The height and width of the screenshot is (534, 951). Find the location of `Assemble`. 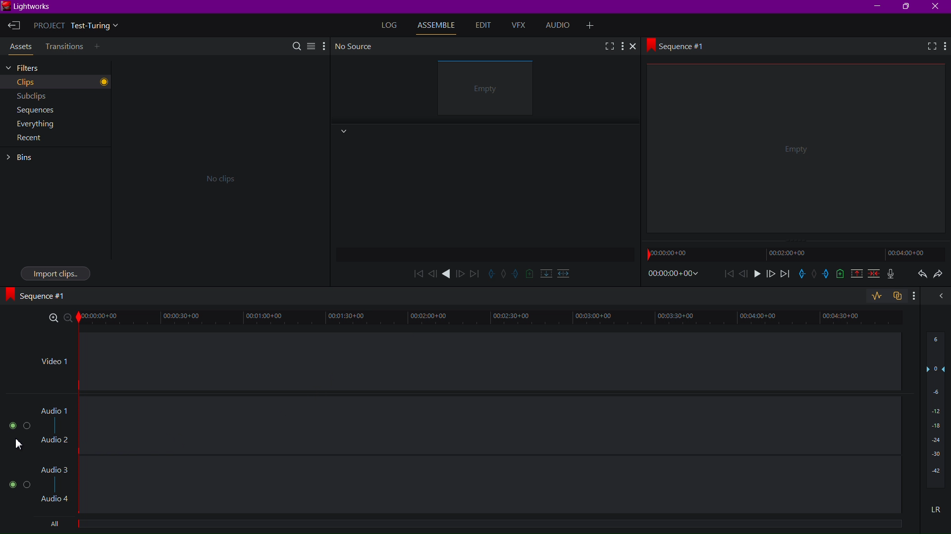

Assemble is located at coordinates (439, 25).